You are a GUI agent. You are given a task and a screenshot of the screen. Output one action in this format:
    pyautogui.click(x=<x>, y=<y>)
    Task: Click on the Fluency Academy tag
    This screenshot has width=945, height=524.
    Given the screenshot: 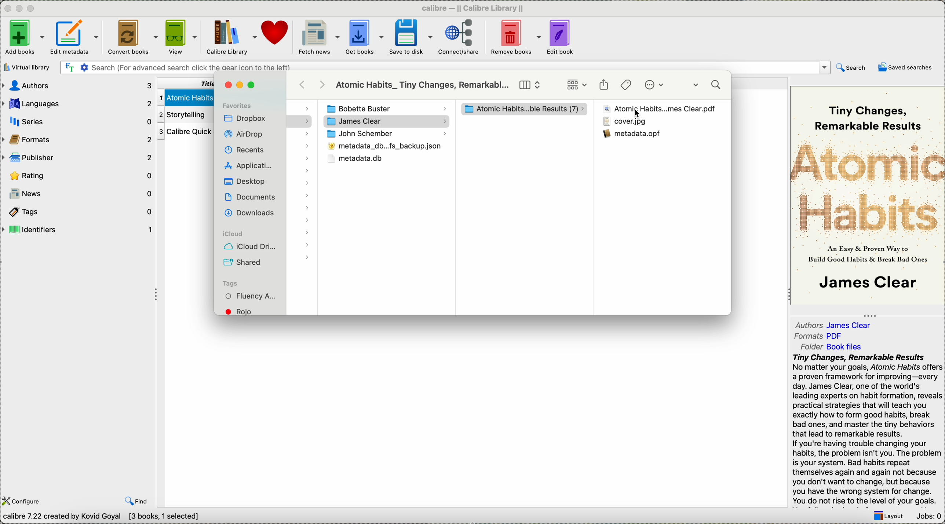 What is the action you would take?
    pyautogui.click(x=251, y=297)
    